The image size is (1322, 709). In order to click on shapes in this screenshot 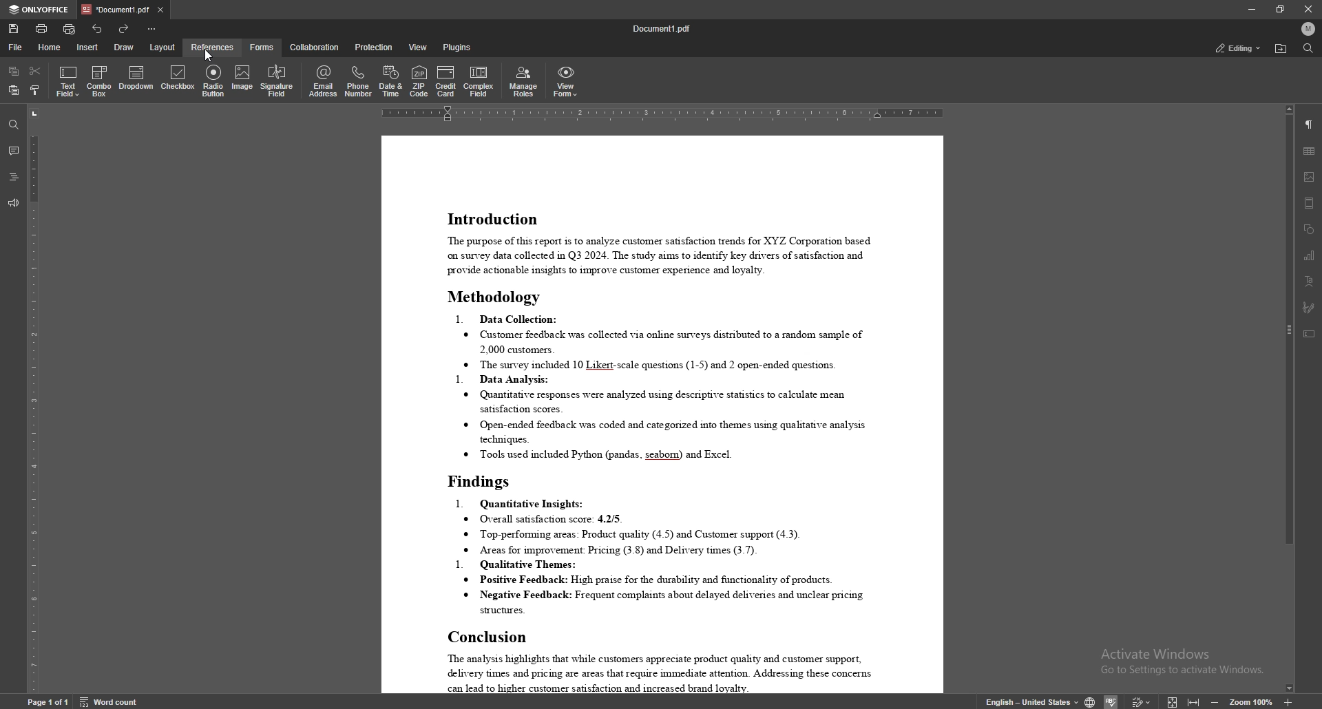, I will do `click(1308, 229)`.